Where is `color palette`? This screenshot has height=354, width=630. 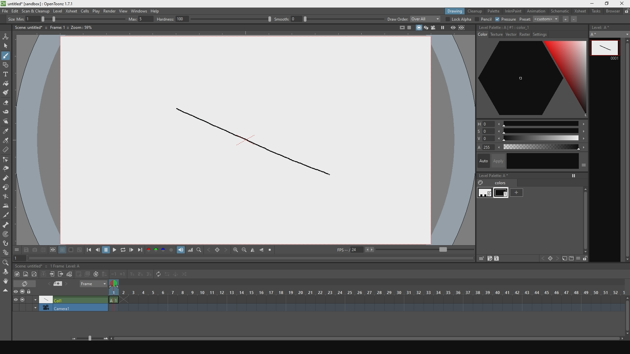
color palette is located at coordinates (530, 80).